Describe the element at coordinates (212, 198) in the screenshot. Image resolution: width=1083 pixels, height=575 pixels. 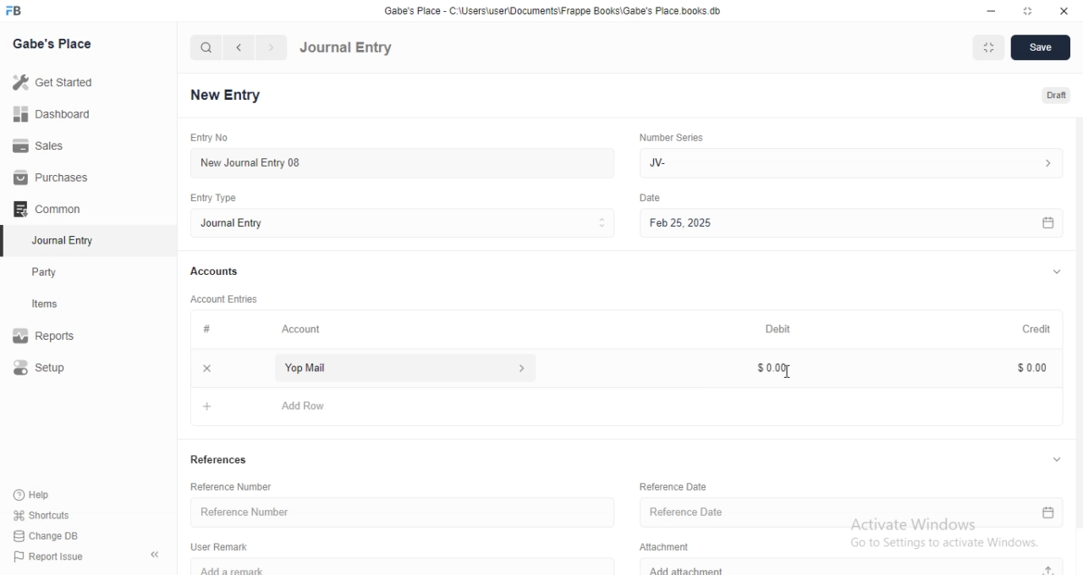
I see `Entry Type` at that location.